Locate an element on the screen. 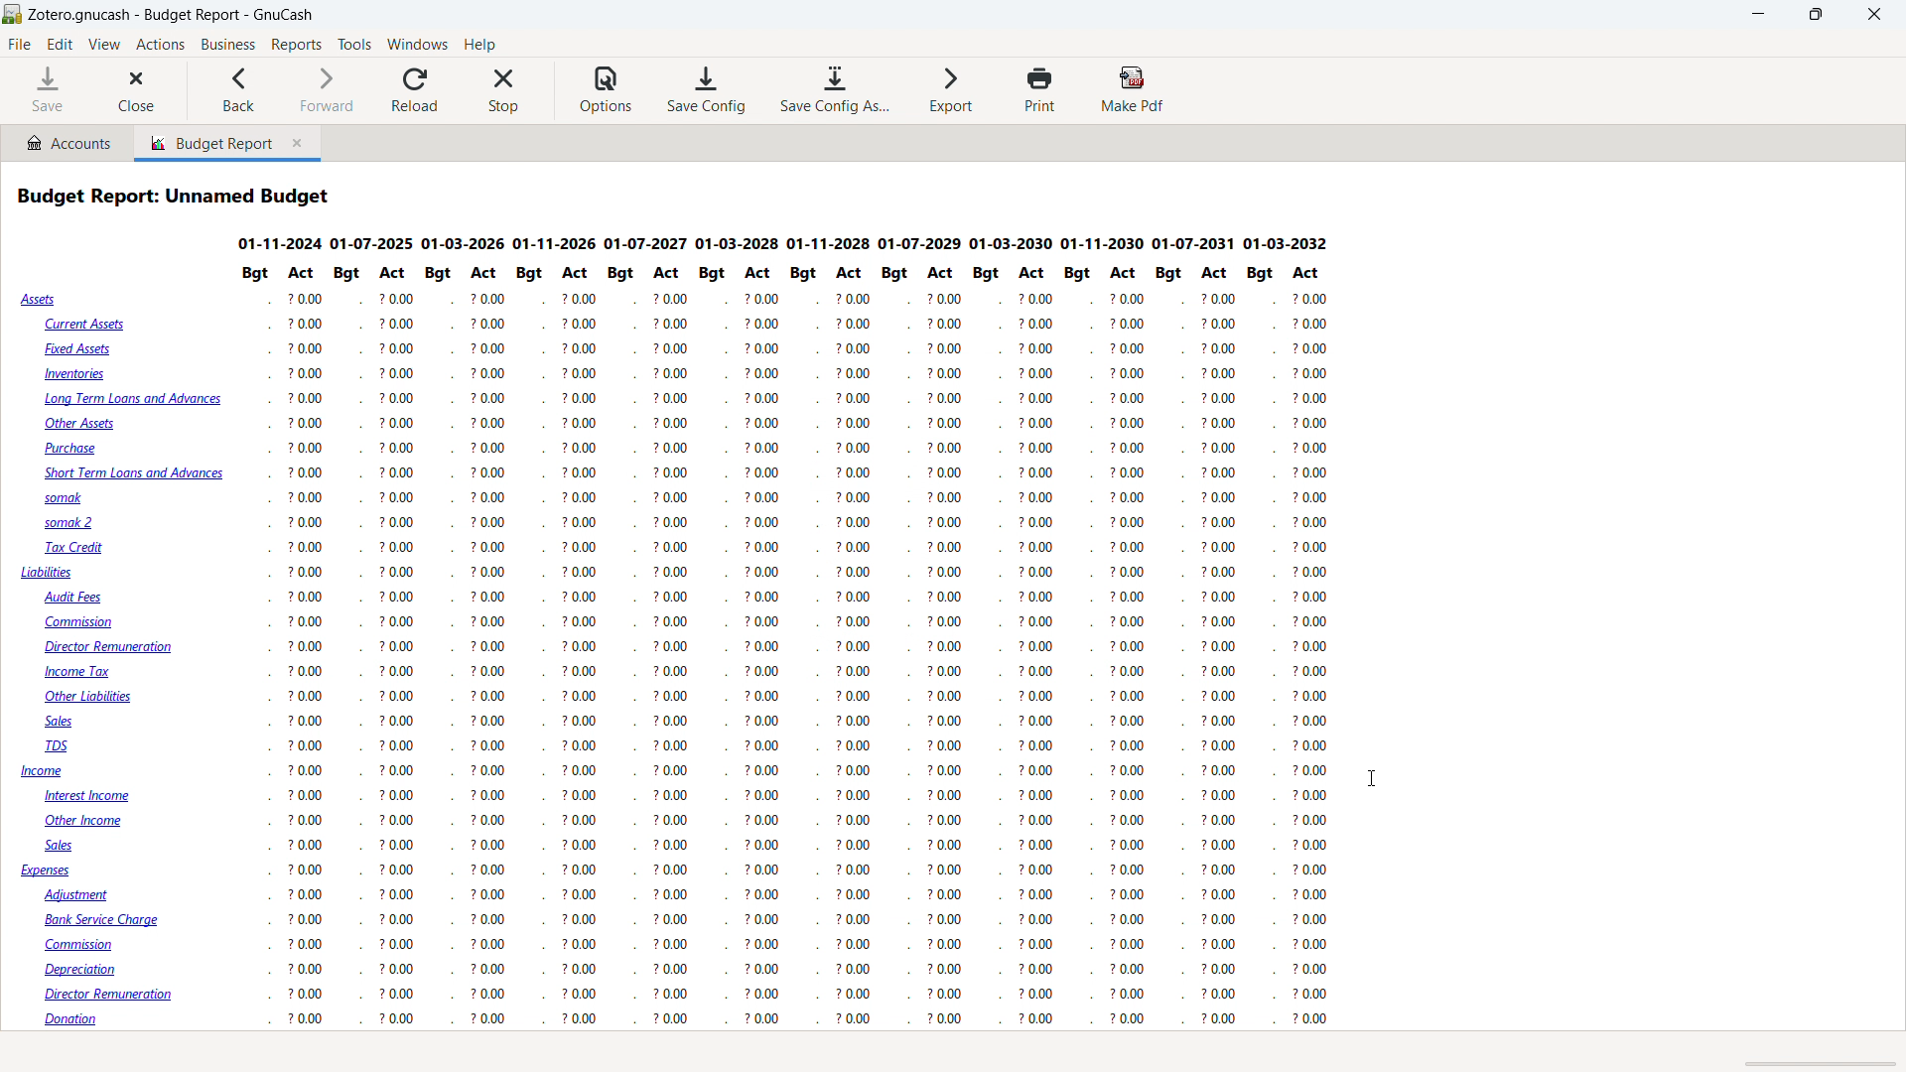 The width and height of the screenshot is (1906, 1072). save configuration as is located at coordinates (833, 90).